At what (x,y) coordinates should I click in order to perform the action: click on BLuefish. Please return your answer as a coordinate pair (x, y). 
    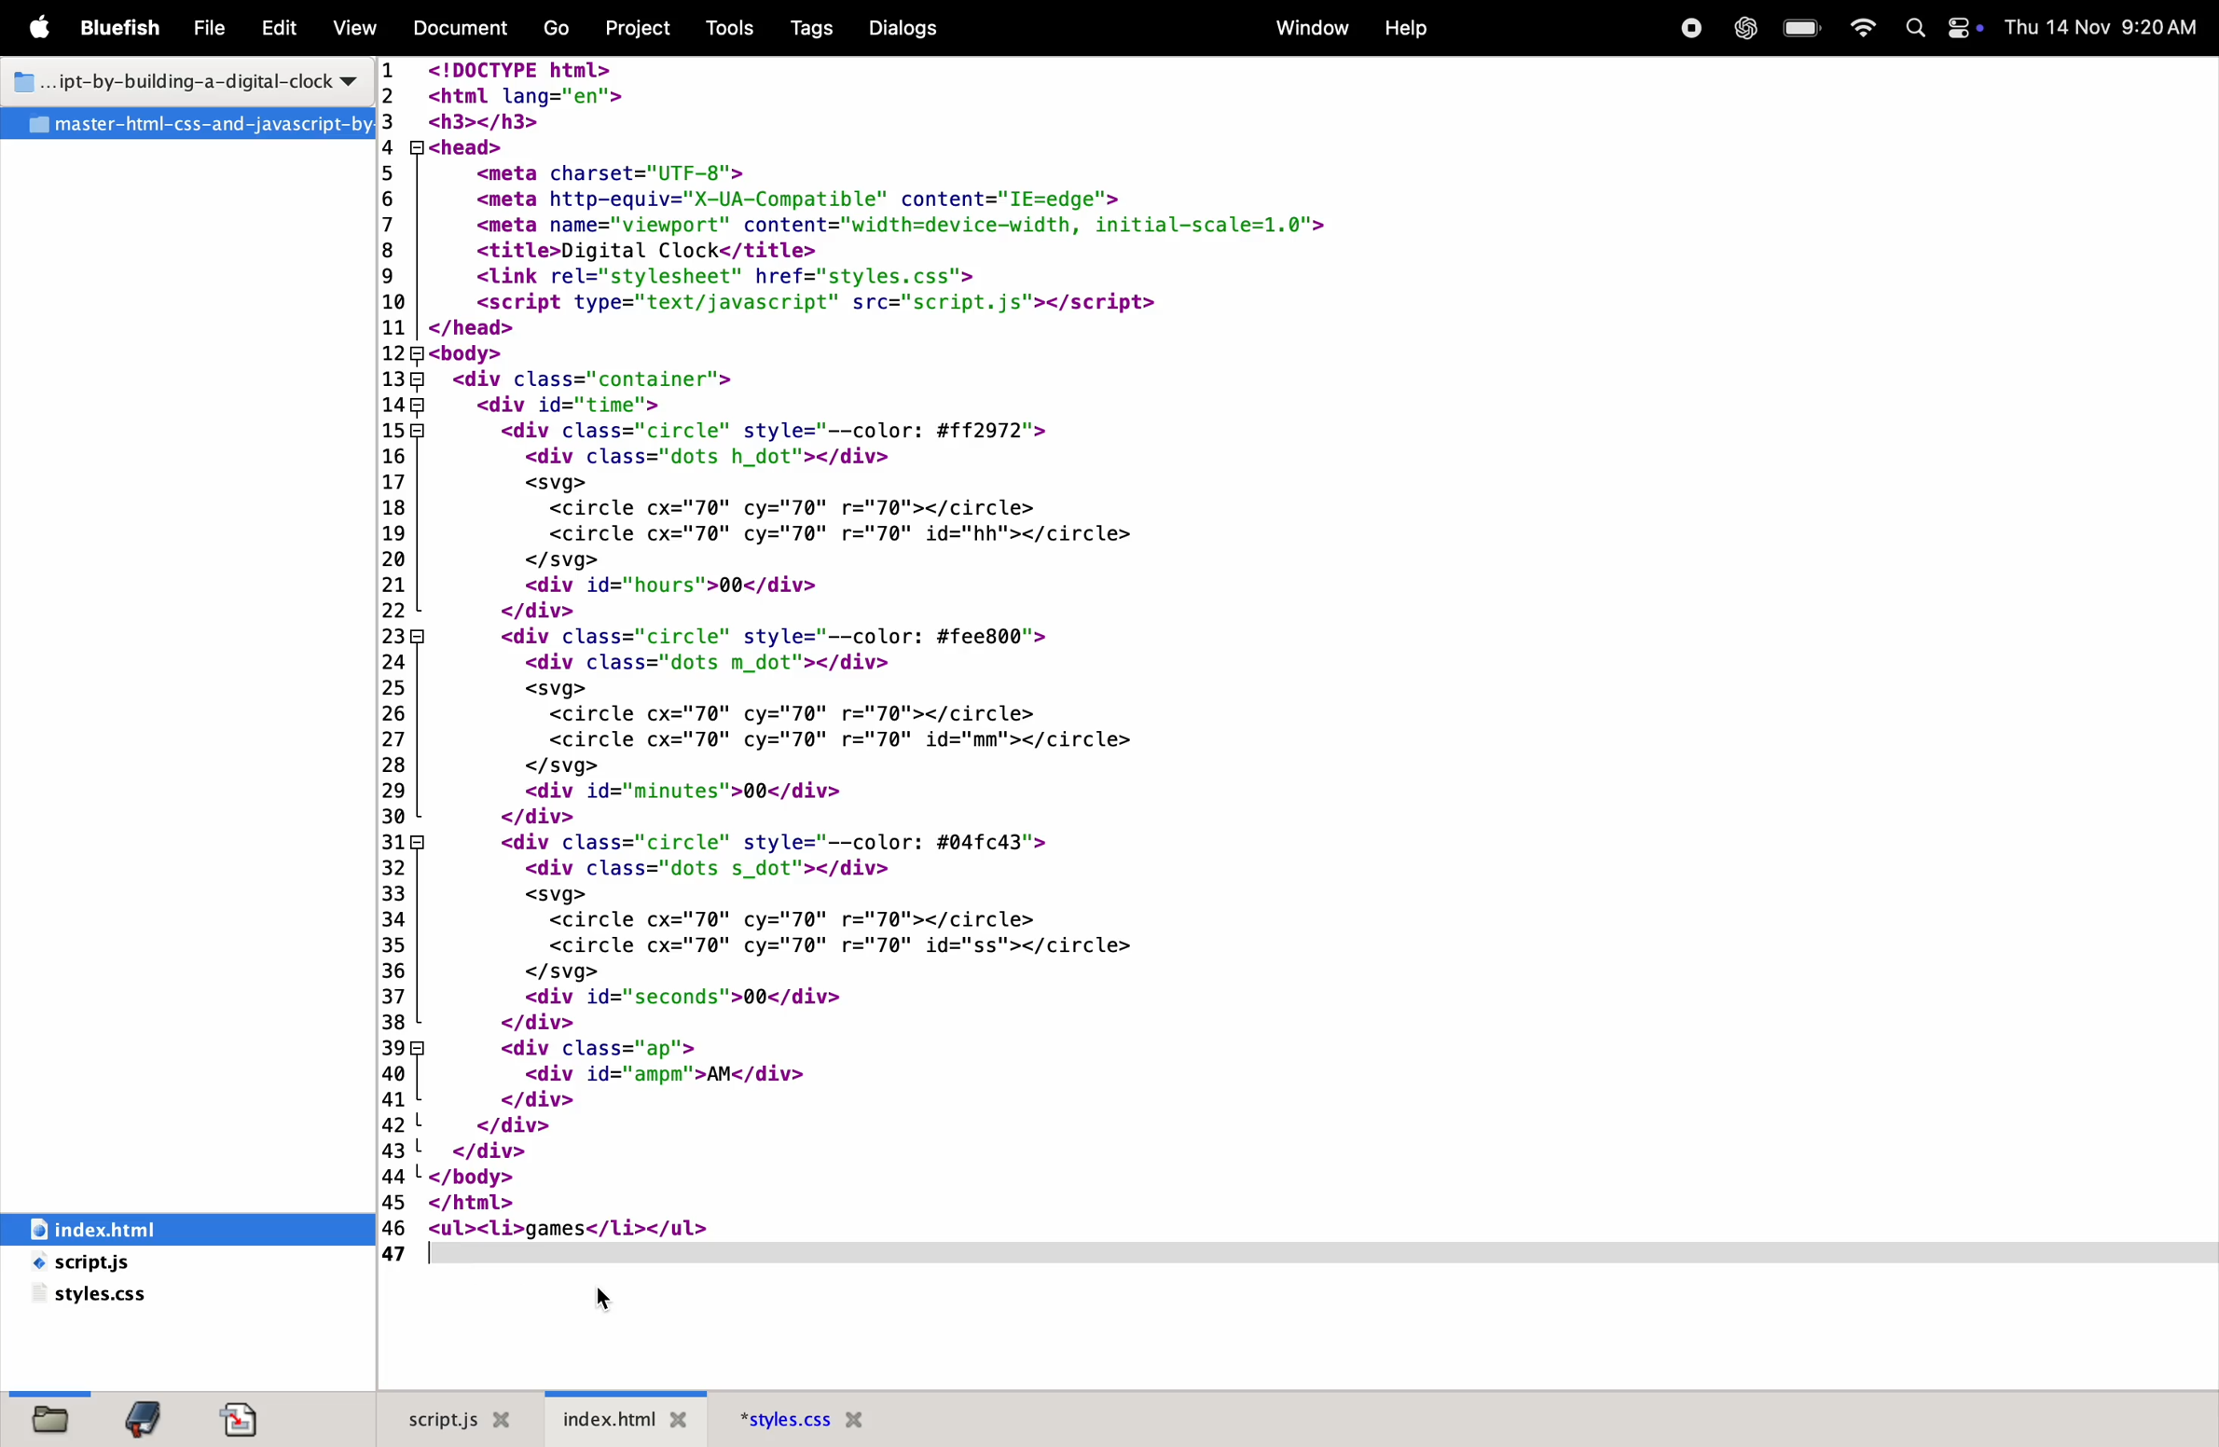
    Looking at the image, I should click on (125, 26).